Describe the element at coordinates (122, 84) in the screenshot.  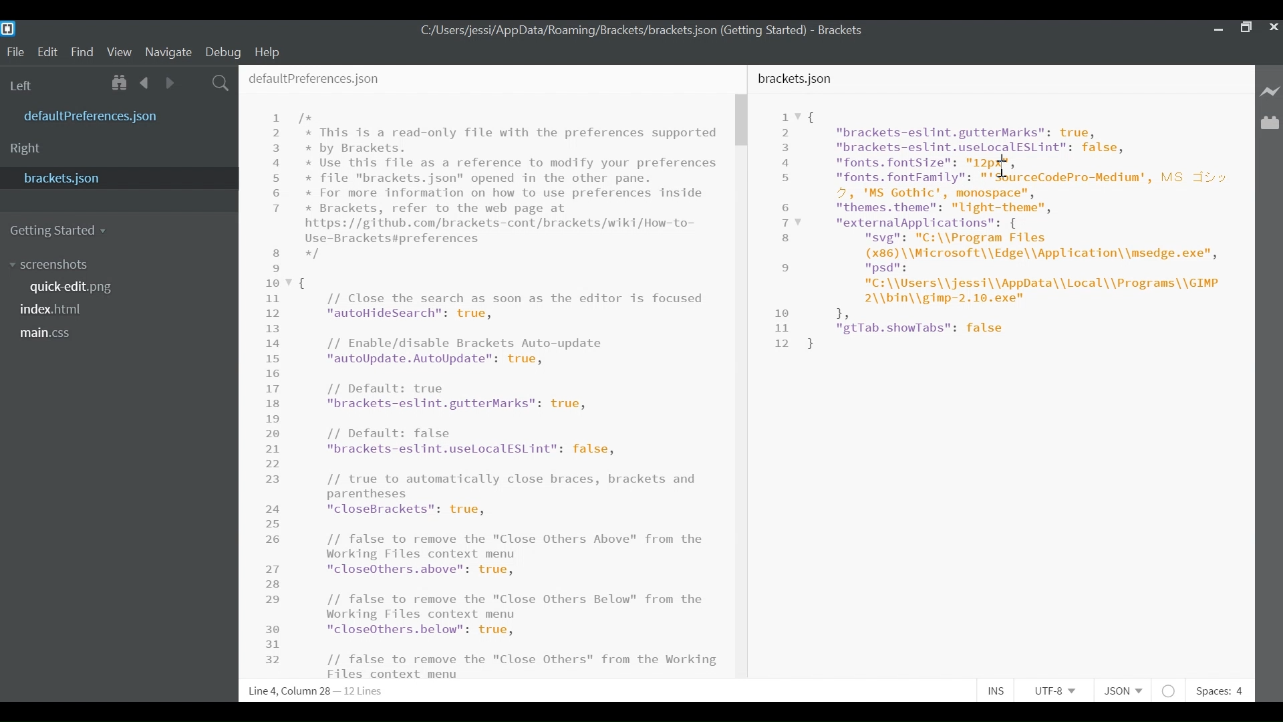
I see `Show in File Tree` at that location.